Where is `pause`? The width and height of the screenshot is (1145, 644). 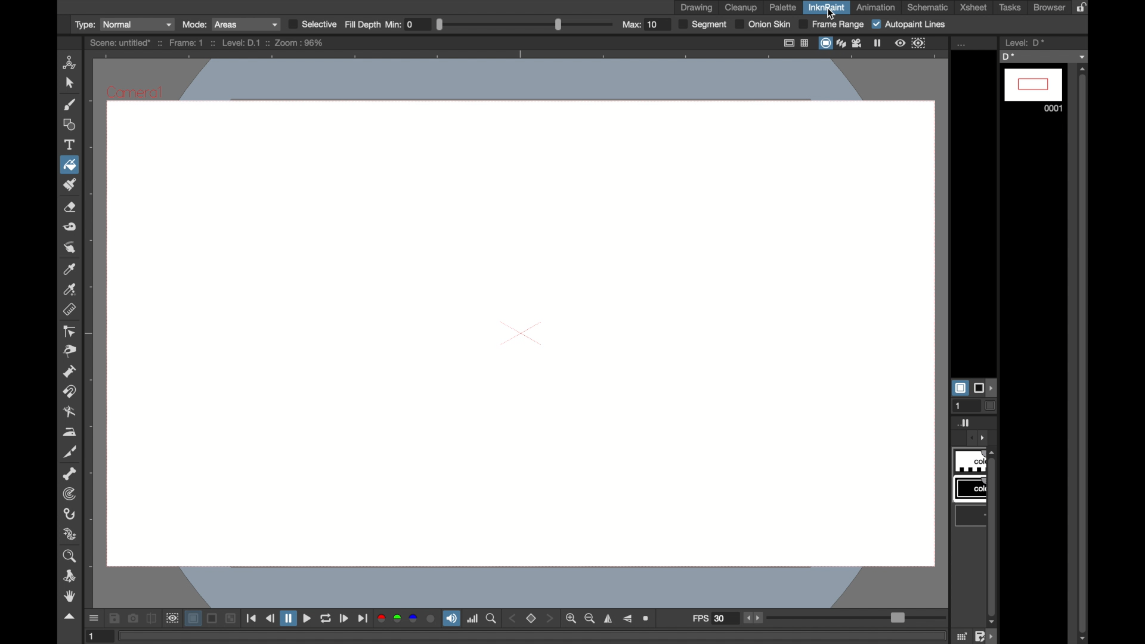 pause is located at coordinates (288, 618).